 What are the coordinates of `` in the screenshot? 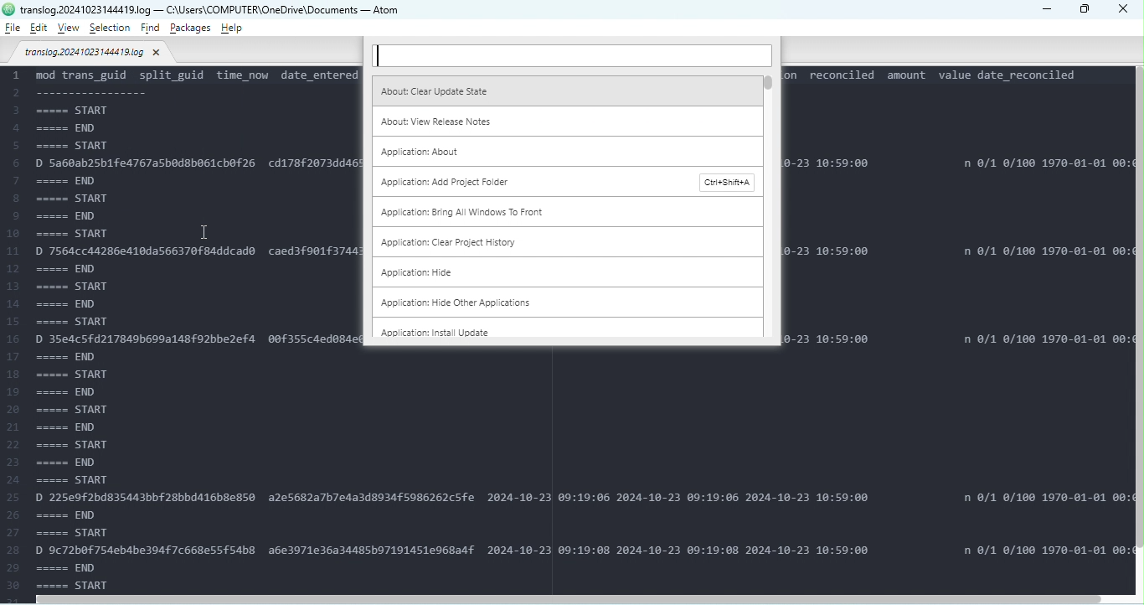 It's located at (8, 9).